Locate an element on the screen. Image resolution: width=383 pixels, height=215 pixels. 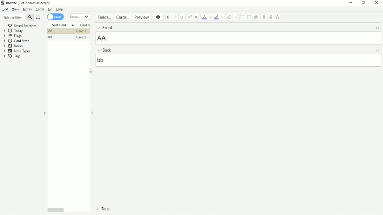
Bold is located at coordinates (169, 17).